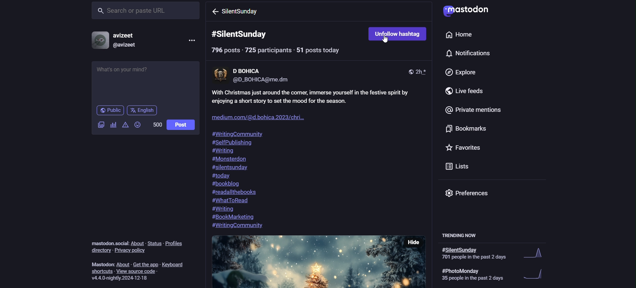 The width and height of the screenshot is (636, 288). Describe the element at coordinates (265, 71) in the screenshot. I see `D BOHICA` at that location.